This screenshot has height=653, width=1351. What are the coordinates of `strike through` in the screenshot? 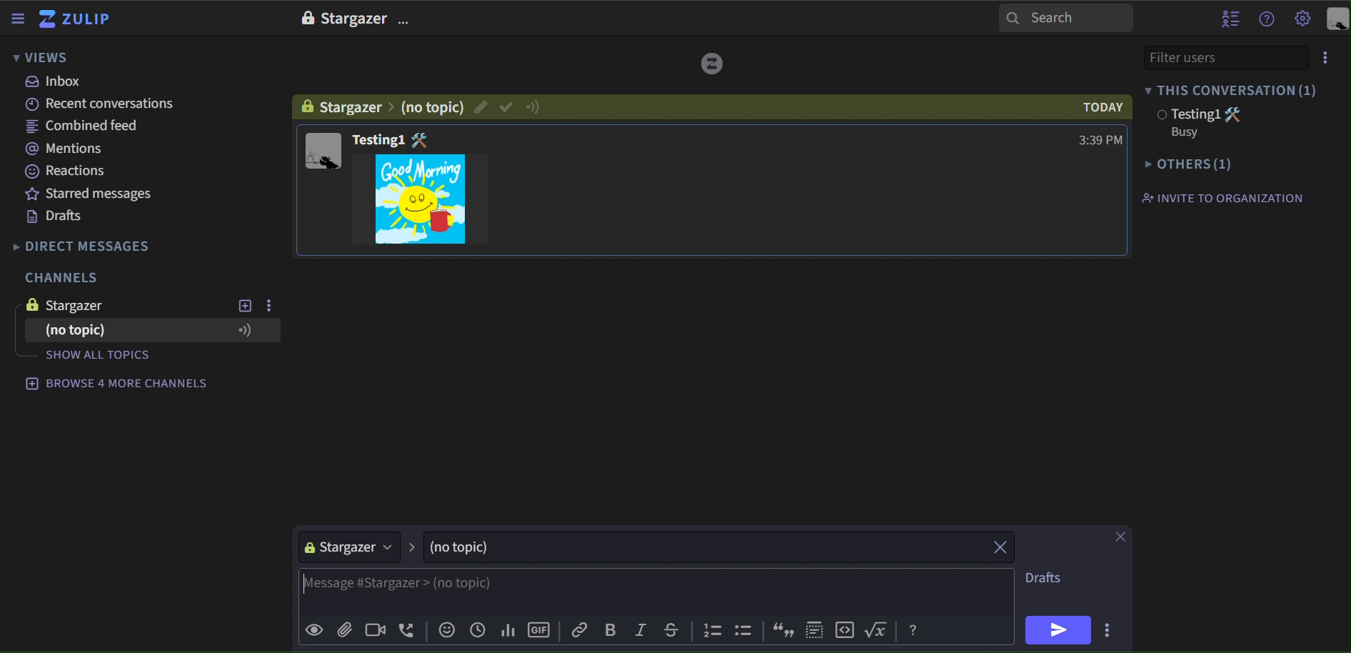 It's located at (669, 628).